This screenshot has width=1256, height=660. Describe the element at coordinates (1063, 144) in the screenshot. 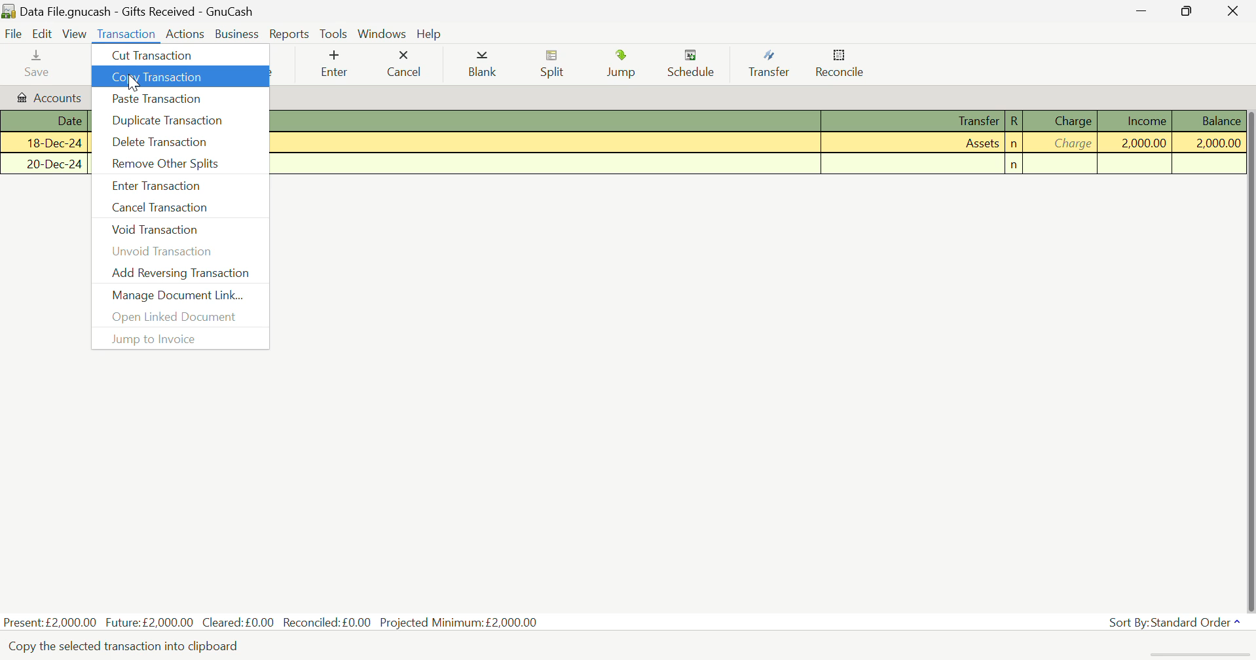

I see `Charge` at that location.